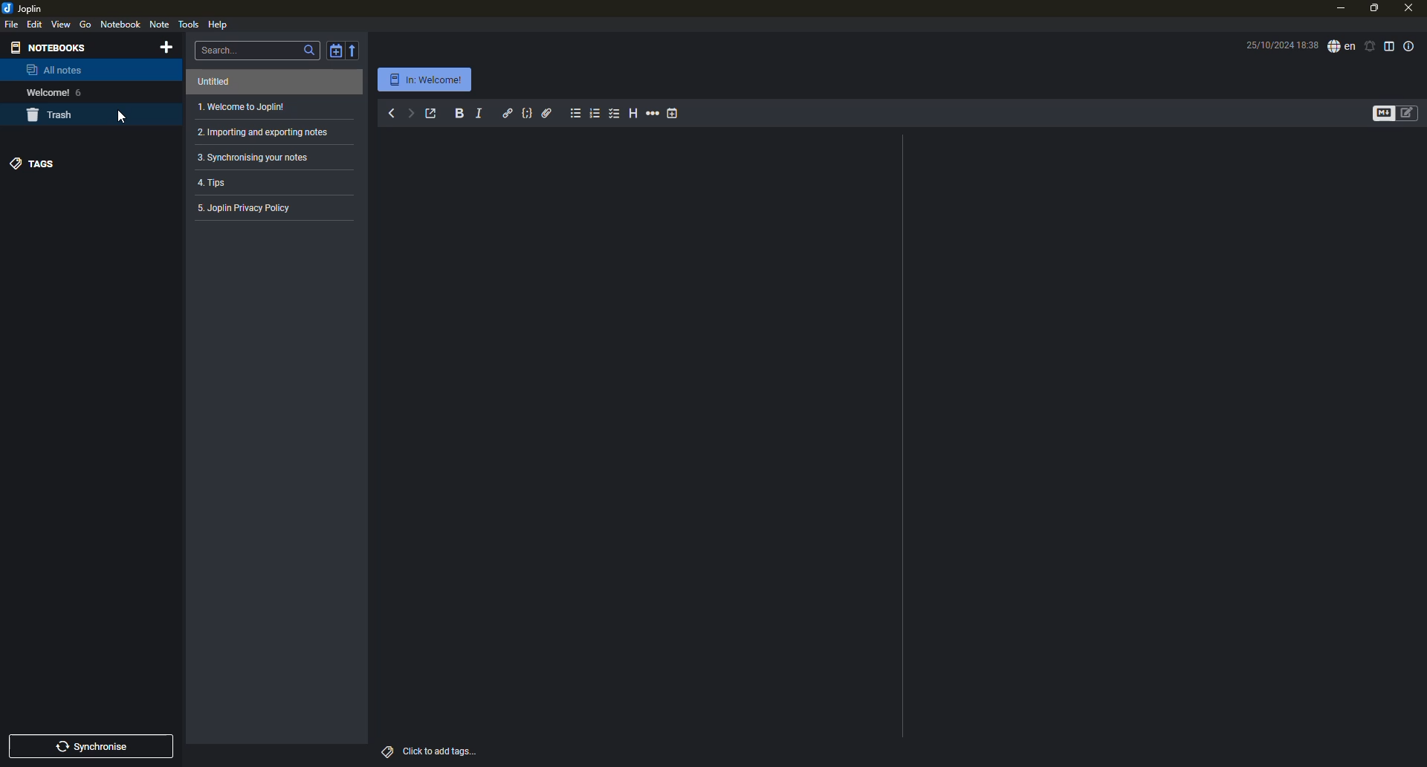 The height and width of the screenshot is (767, 1427). I want to click on 5. joplin privacy policy, so click(250, 210).